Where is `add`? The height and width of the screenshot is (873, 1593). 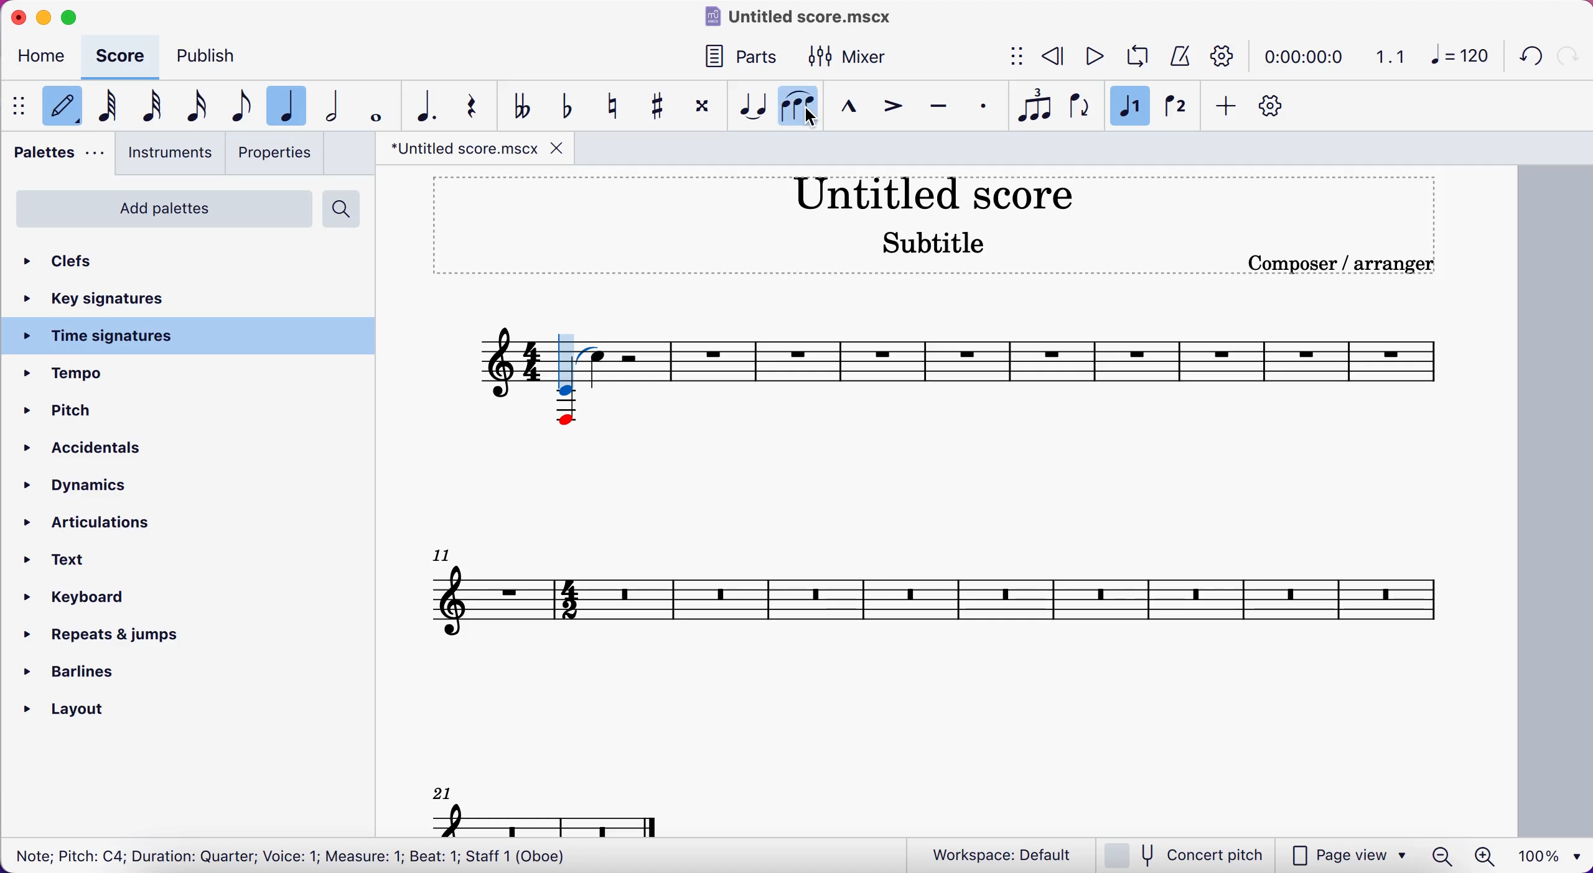 add is located at coordinates (1226, 111).